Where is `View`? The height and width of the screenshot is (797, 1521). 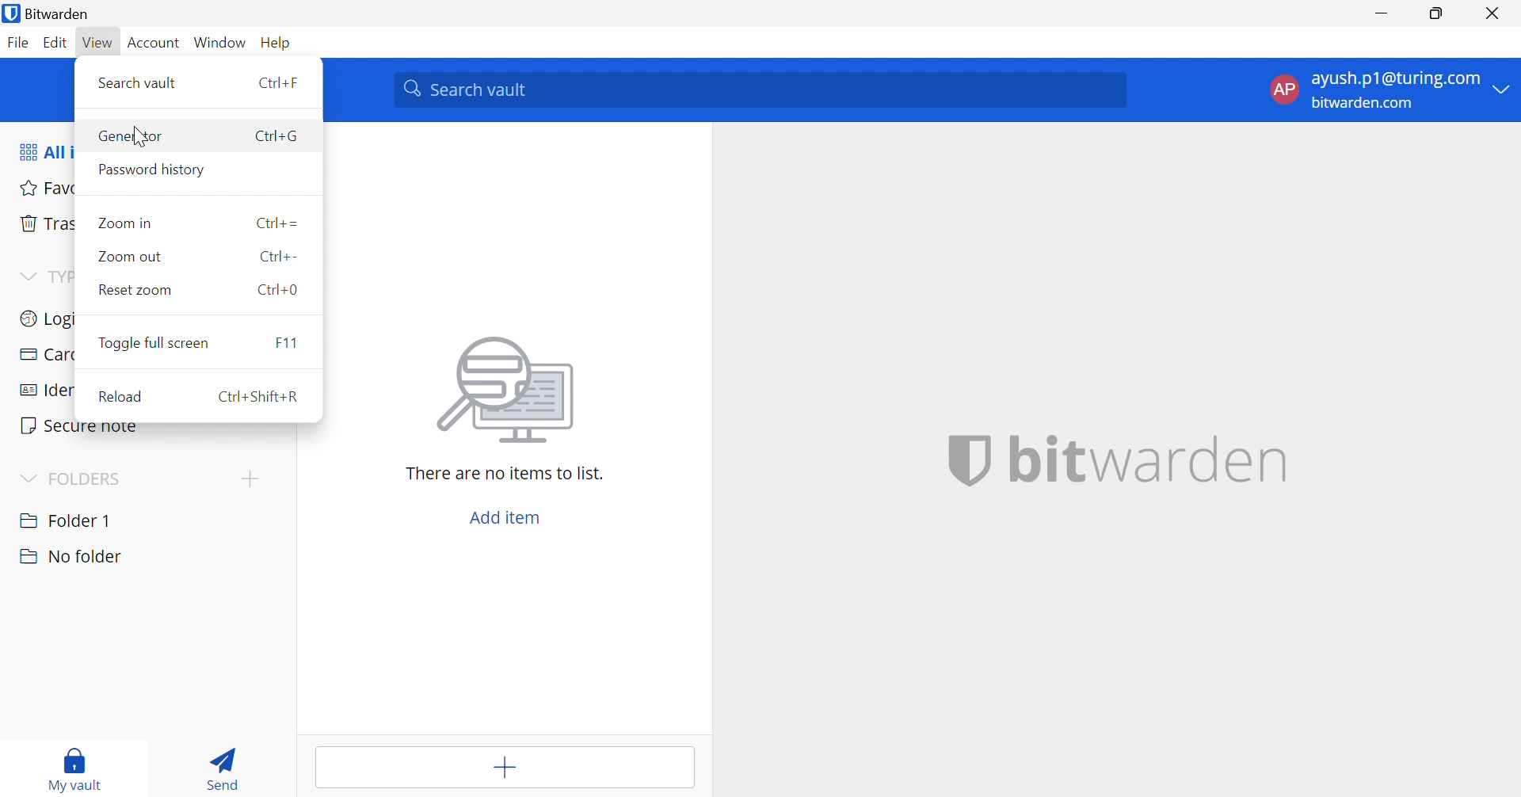
View is located at coordinates (99, 43).